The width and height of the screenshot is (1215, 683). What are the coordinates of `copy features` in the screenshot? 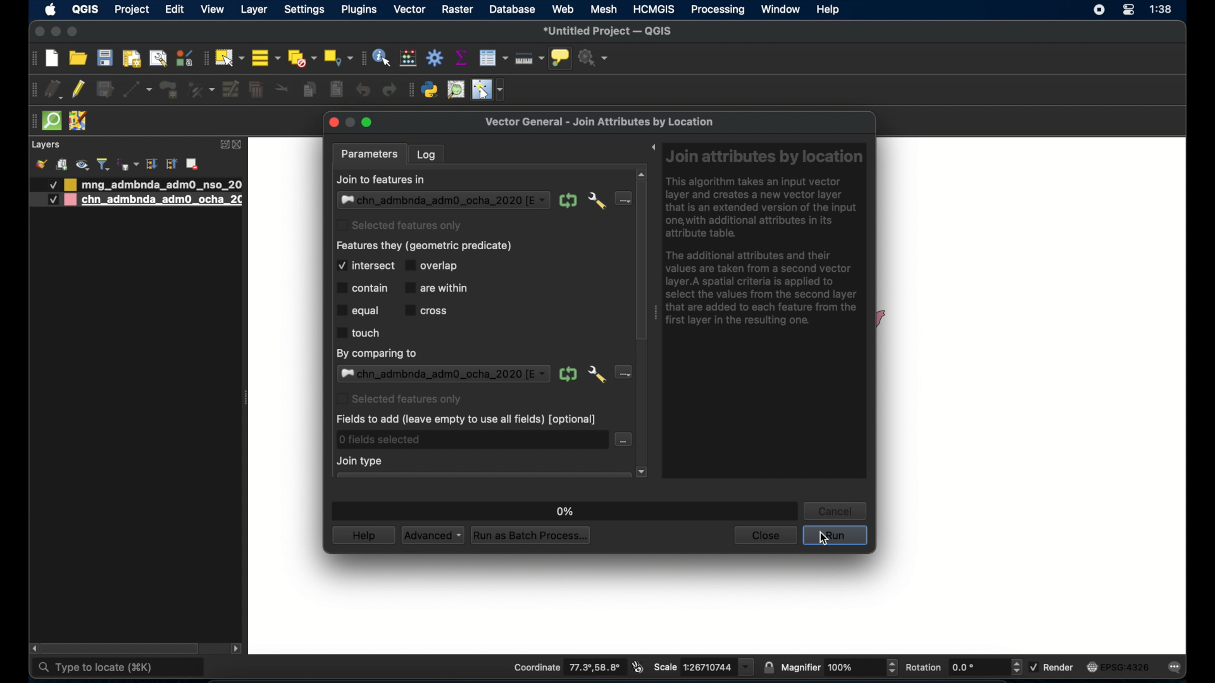 It's located at (311, 92).